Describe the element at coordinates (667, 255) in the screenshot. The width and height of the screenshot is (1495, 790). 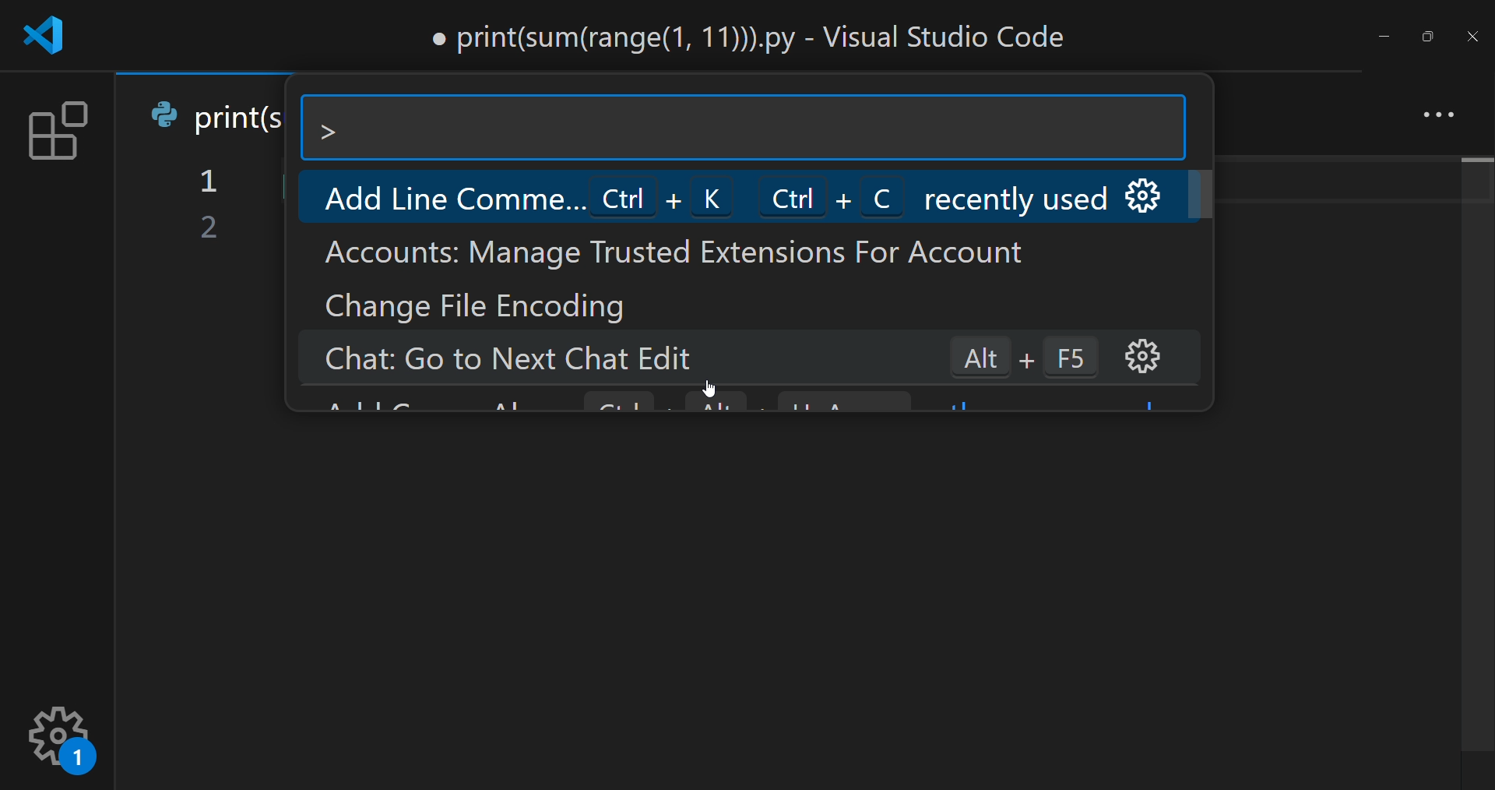
I see `Accounts: Manage Trusted Extensions For Account` at that location.